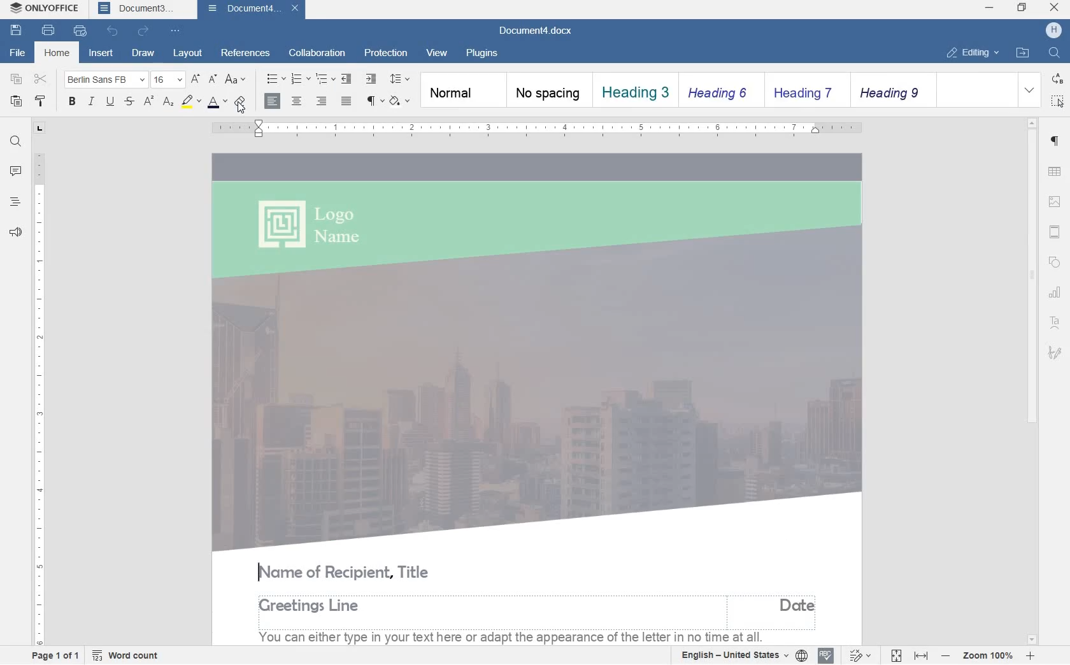 The height and width of the screenshot is (665, 1070). Describe the element at coordinates (973, 53) in the screenshot. I see `editing` at that location.